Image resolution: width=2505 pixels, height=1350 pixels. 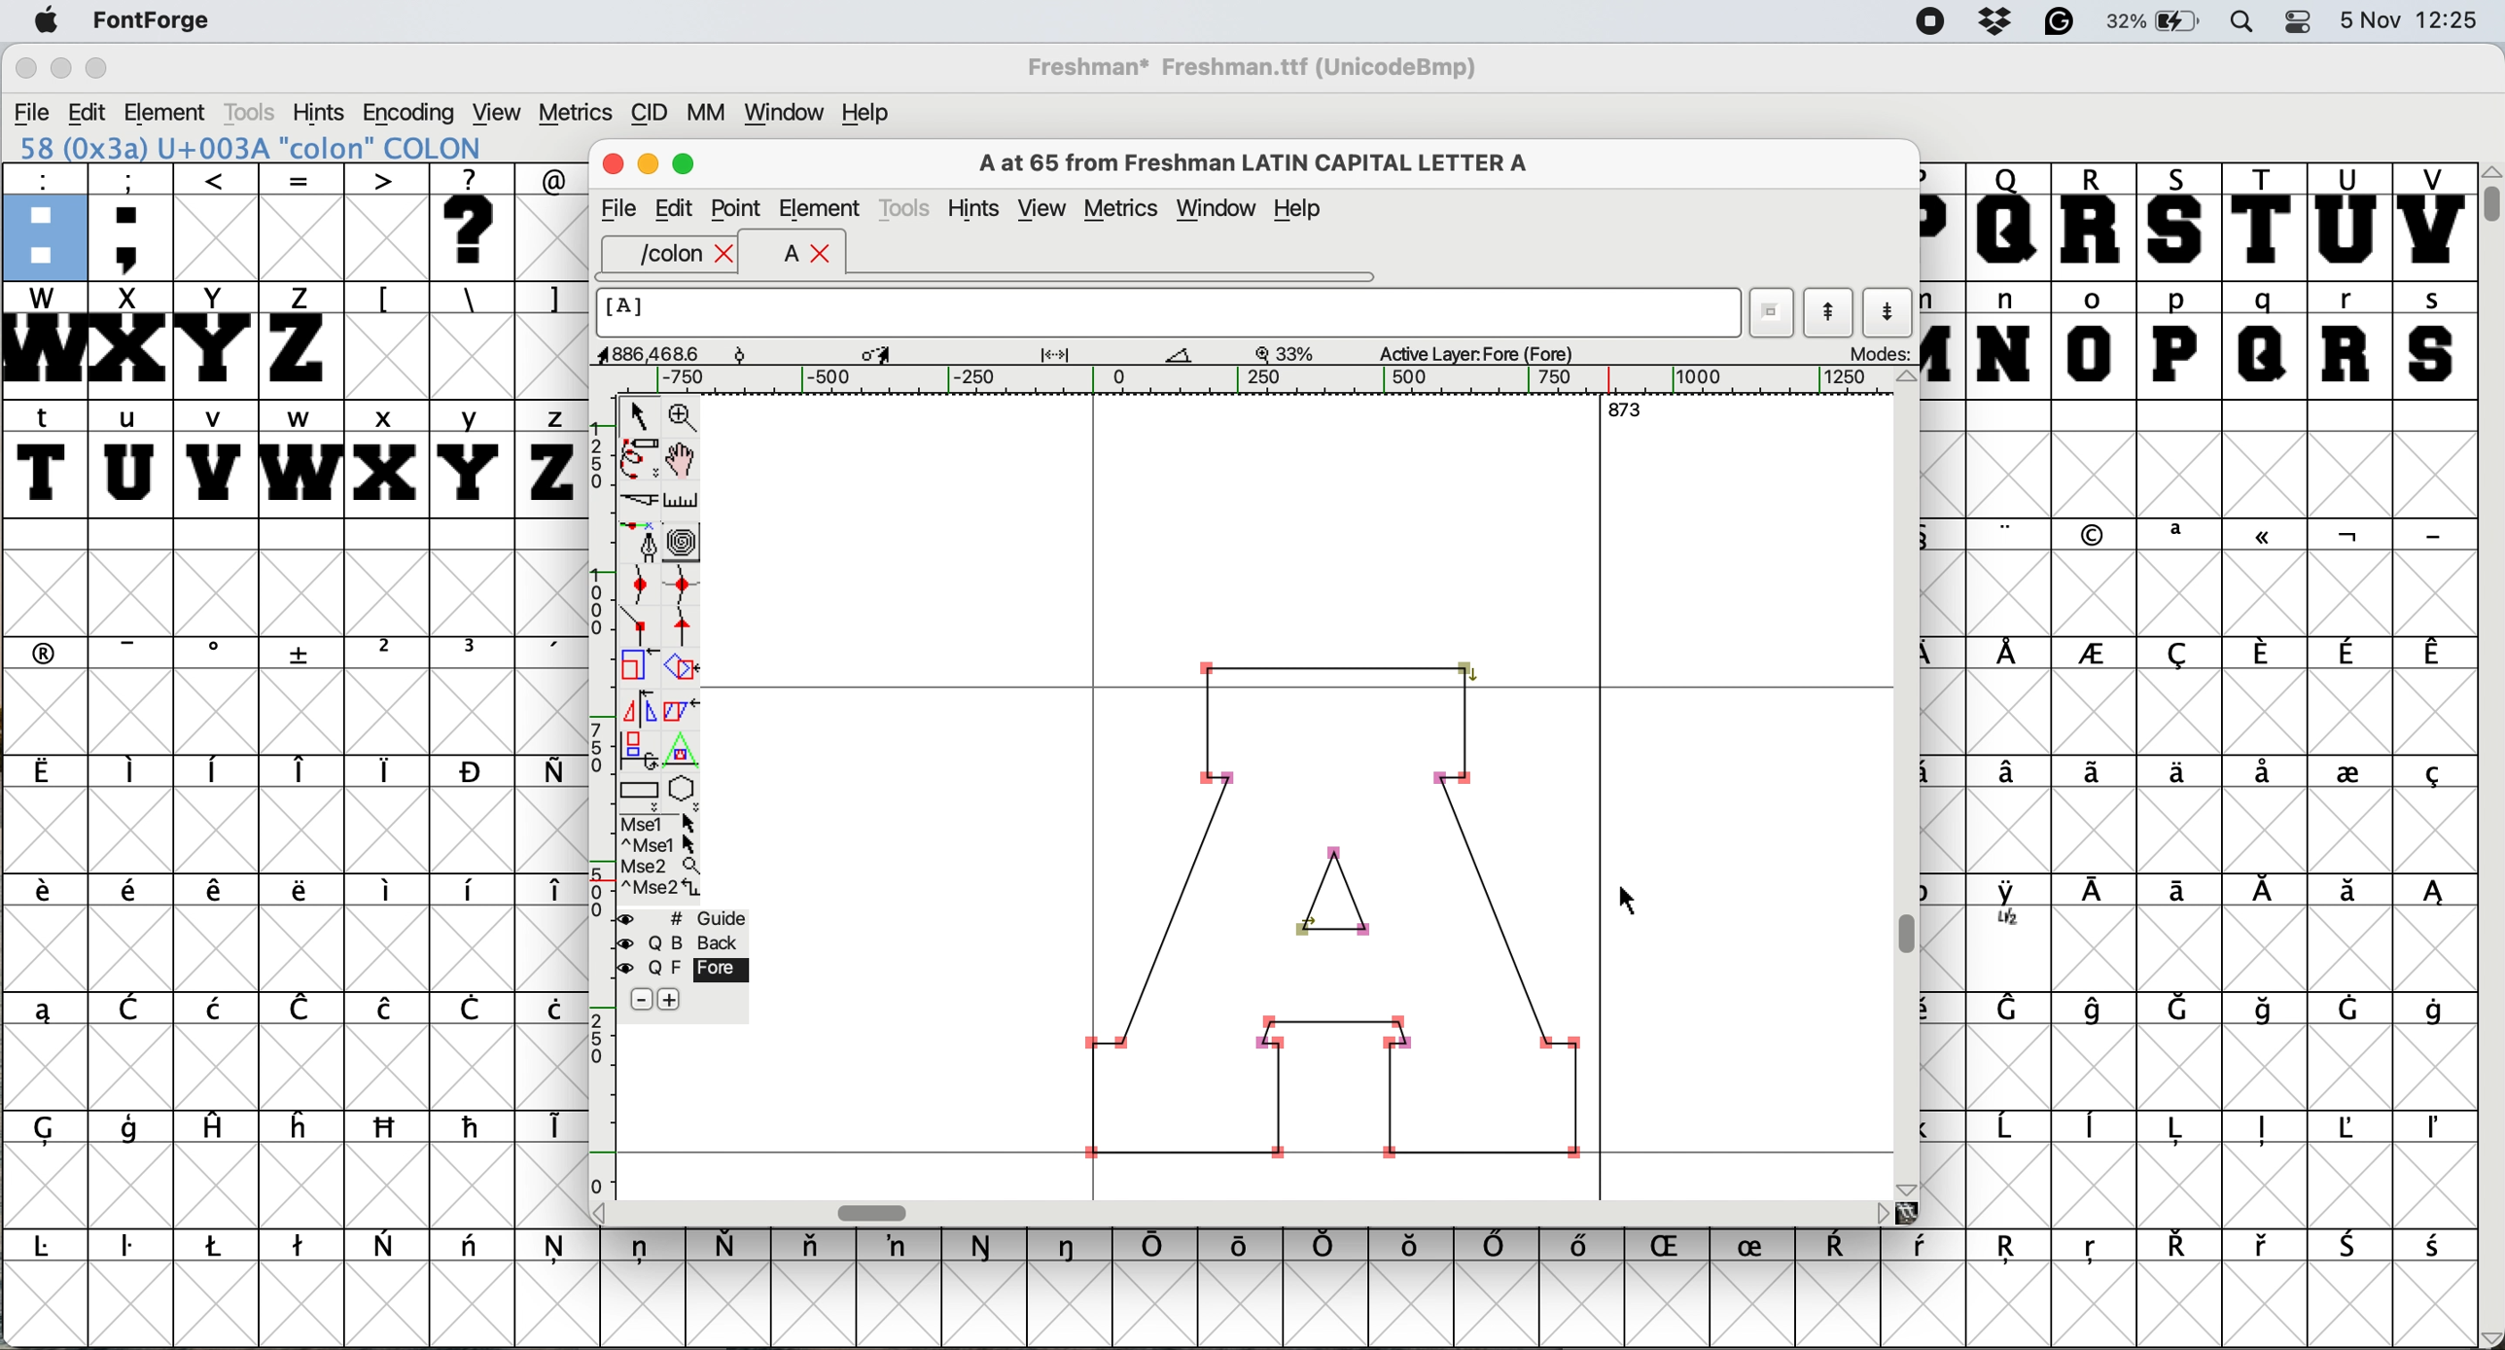 What do you see at coordinates (594, 803) in the screenshot?
I see `vertical scale` at bounding box center [594, 803].